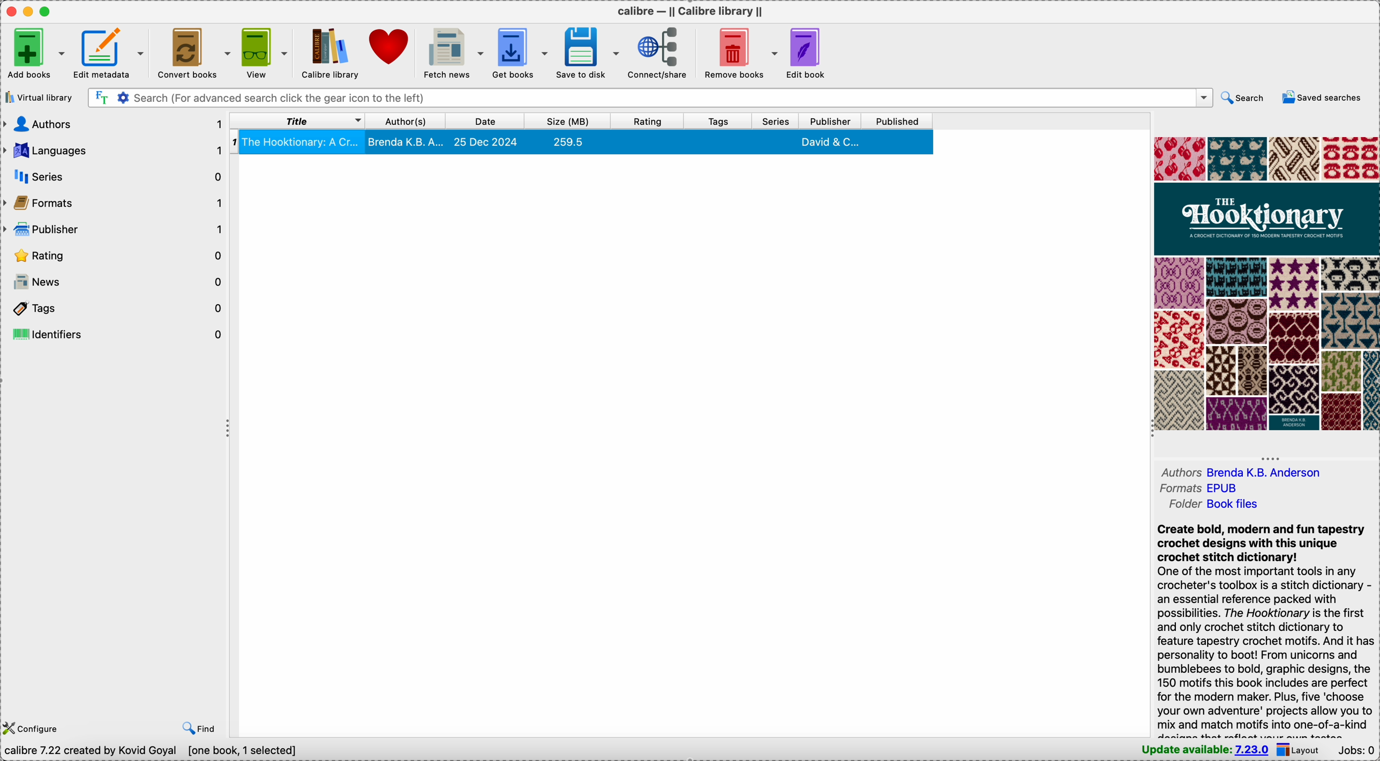 Image resolution: width=1380 pixels, height=761 pixels. I want to click on published, so click(898, 121).